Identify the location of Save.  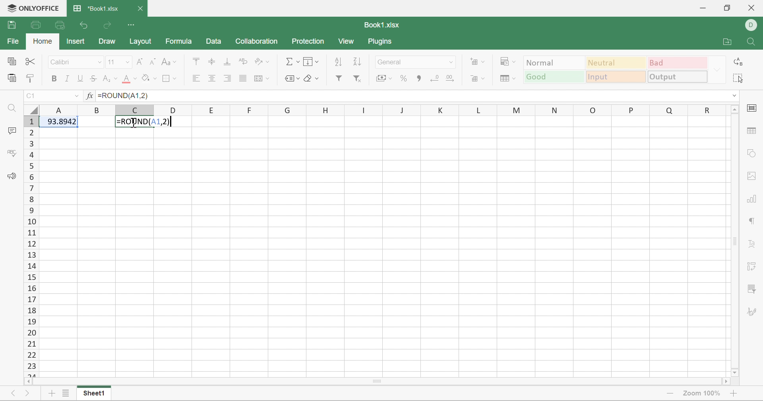
(11, 25).